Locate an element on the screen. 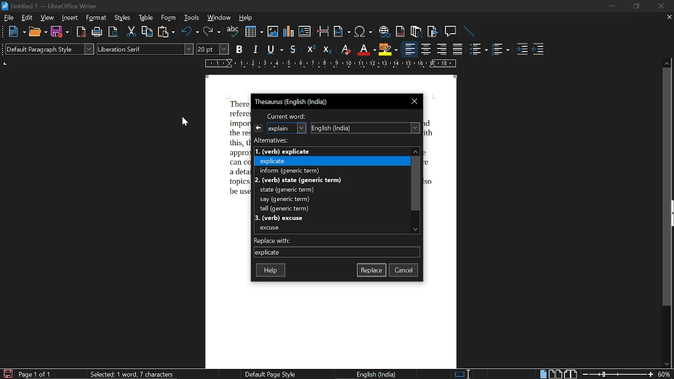  move down is located at coordinates (415, 229).